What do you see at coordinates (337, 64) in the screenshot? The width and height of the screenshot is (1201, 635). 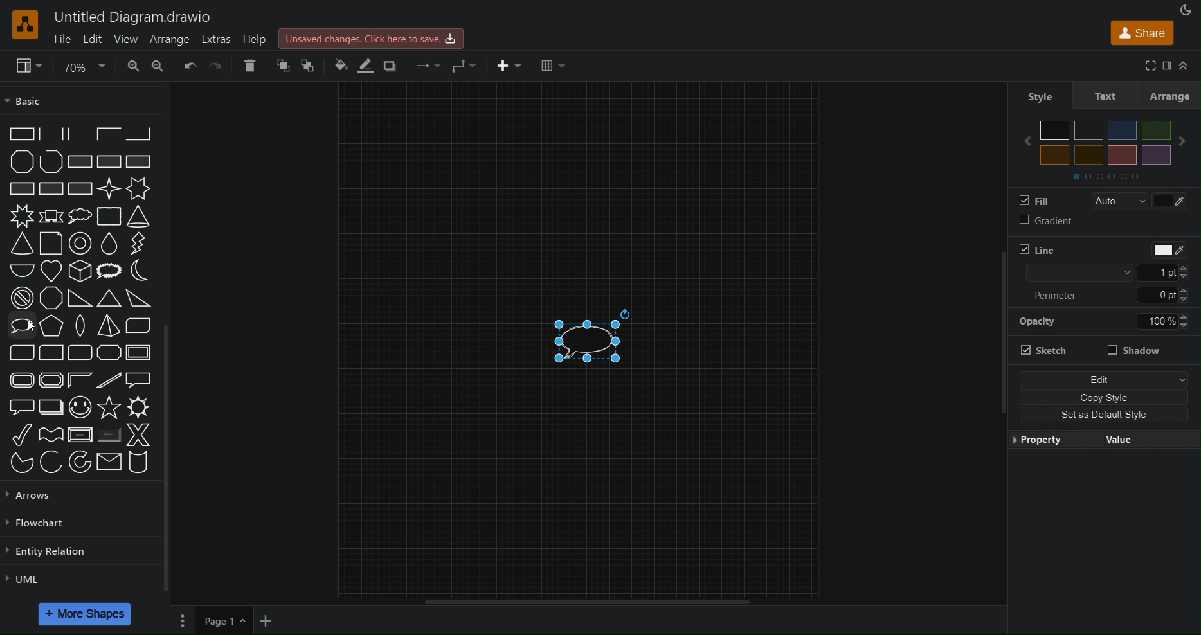 I see `Fill Color` at bounding box center [337, 64].